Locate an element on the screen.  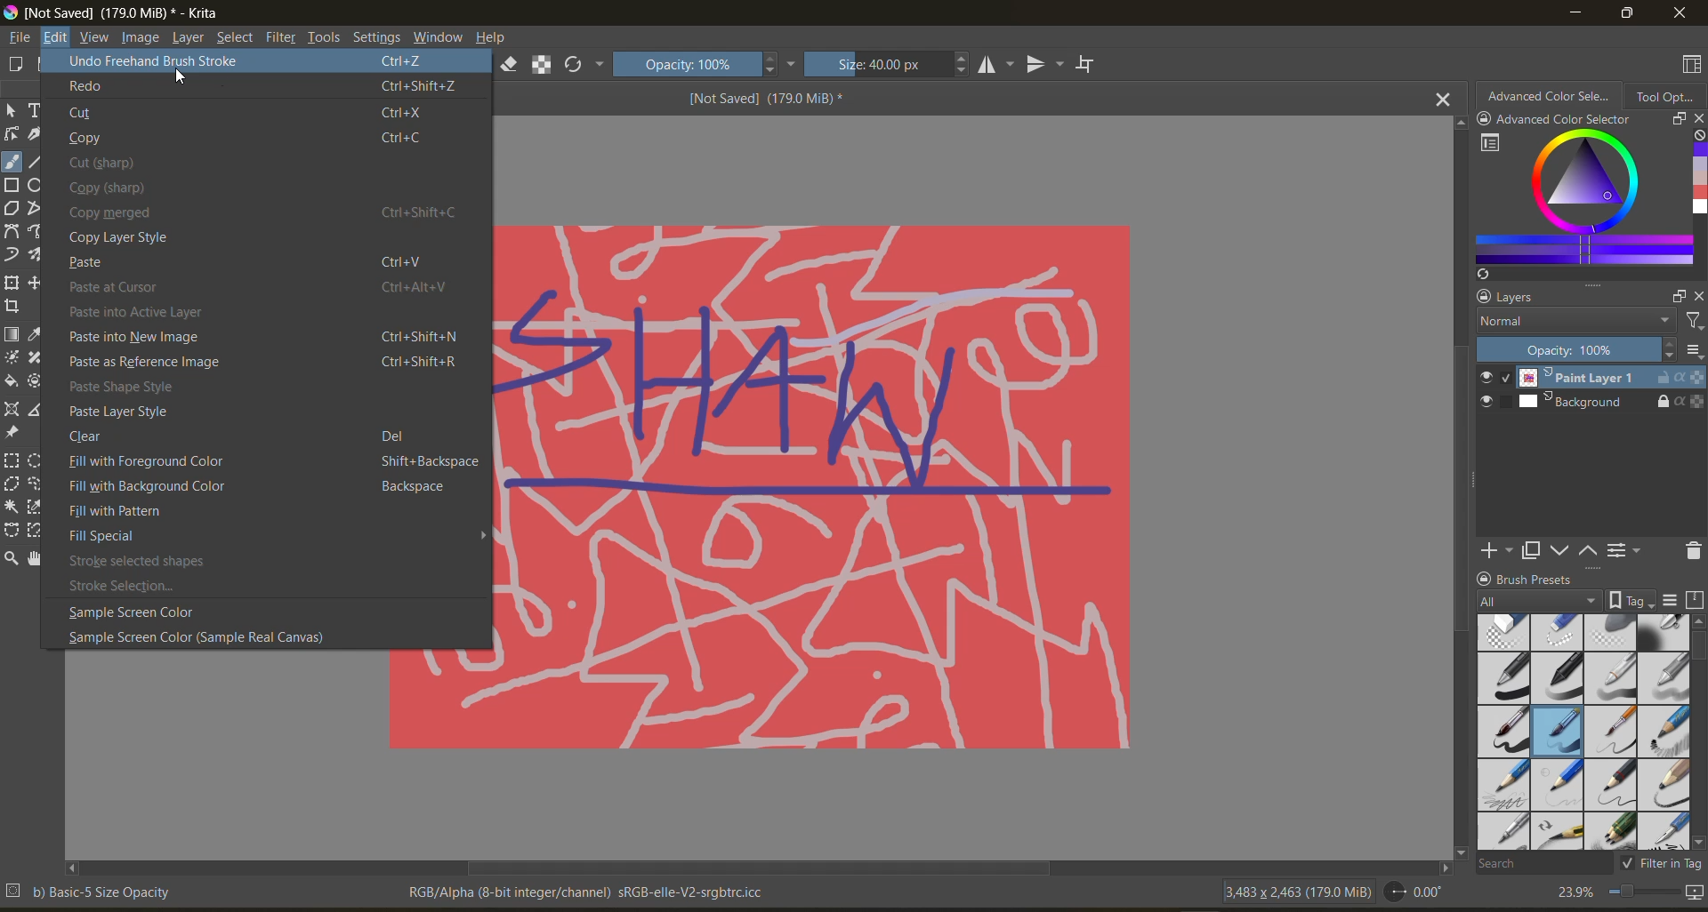
float docker is located at coordinates (1676, 294).